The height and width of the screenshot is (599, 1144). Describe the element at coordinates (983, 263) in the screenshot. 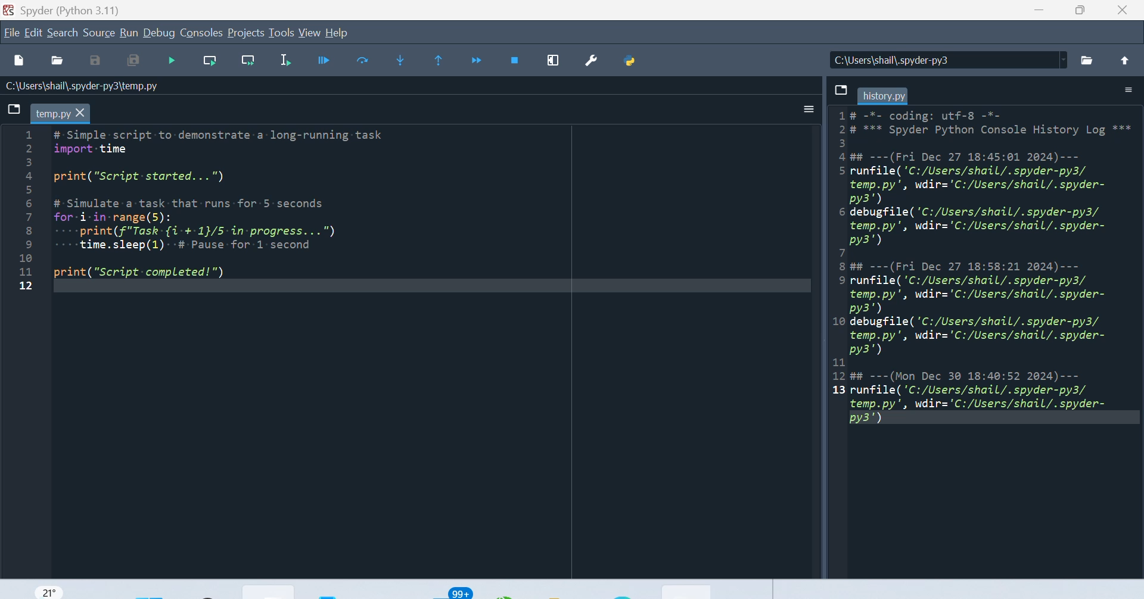

I see `History pane` at that location.